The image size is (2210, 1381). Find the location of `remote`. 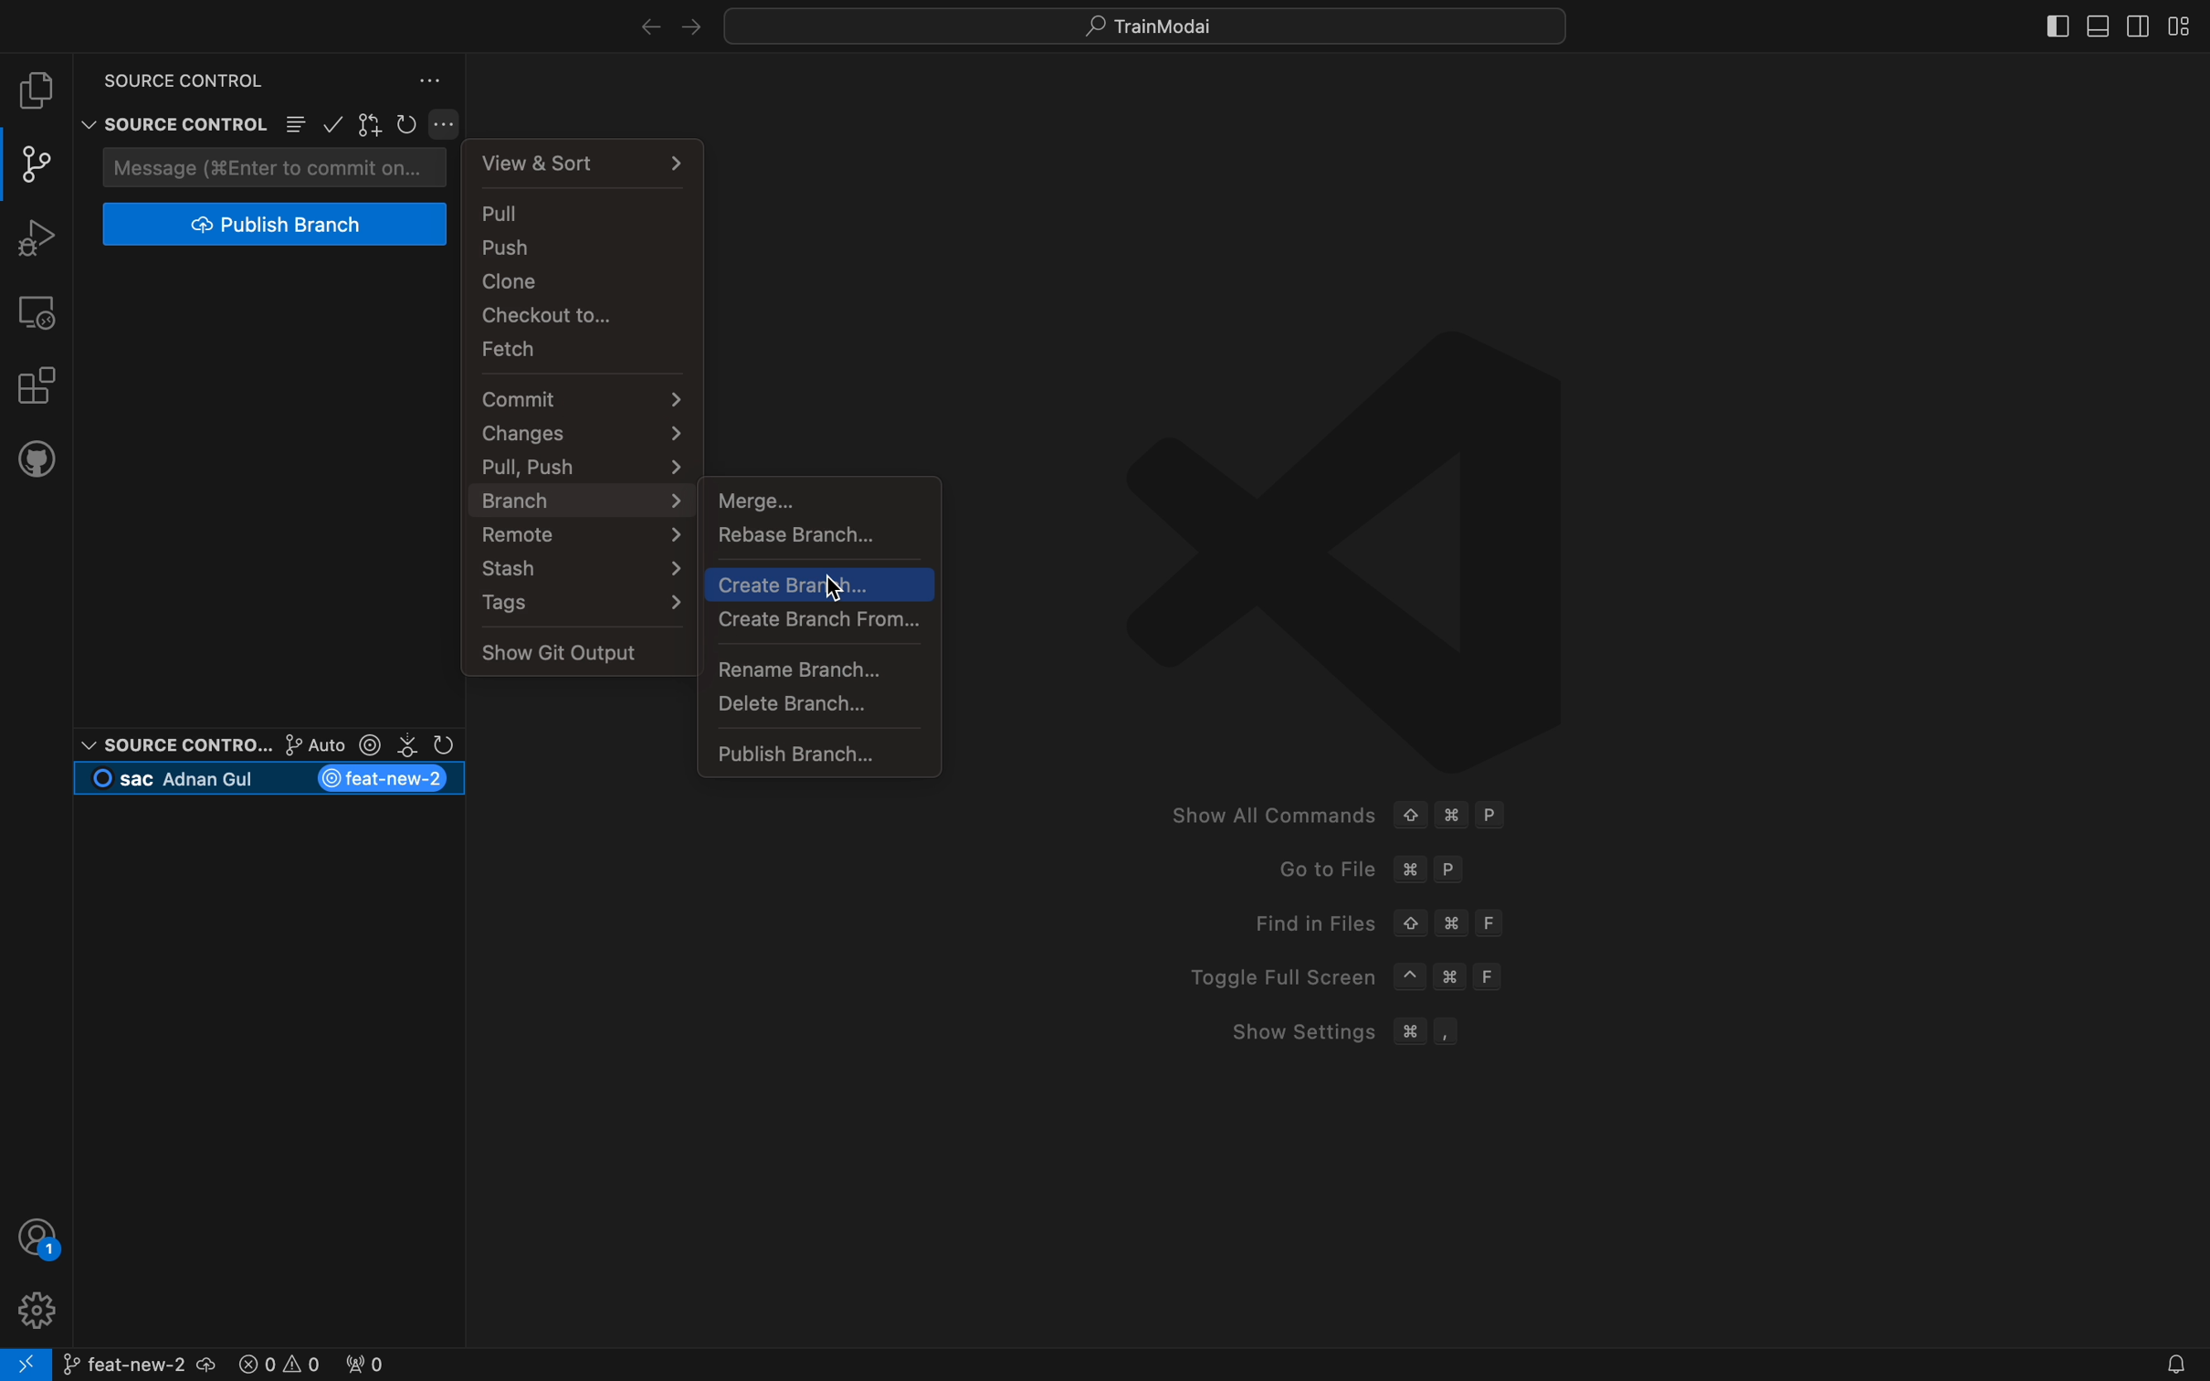

remote is located at coordinates (577, 534).